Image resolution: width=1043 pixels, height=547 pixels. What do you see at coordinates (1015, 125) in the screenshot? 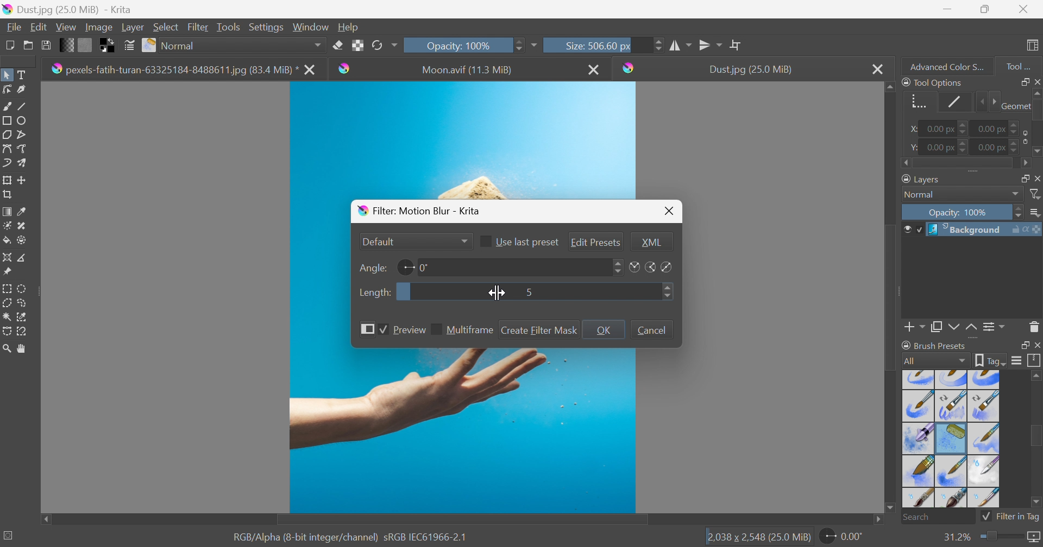
I see `Slider` at bounding box center [1015, 125].